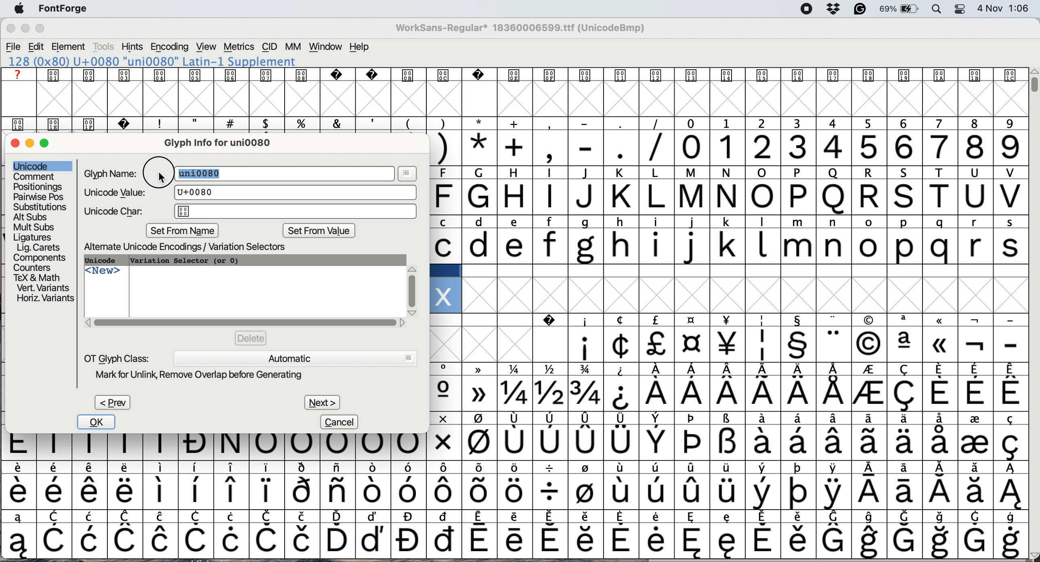 The width and height of the screenshot is (1040, 562). I want to click on spotlight search, so click(937, 10).